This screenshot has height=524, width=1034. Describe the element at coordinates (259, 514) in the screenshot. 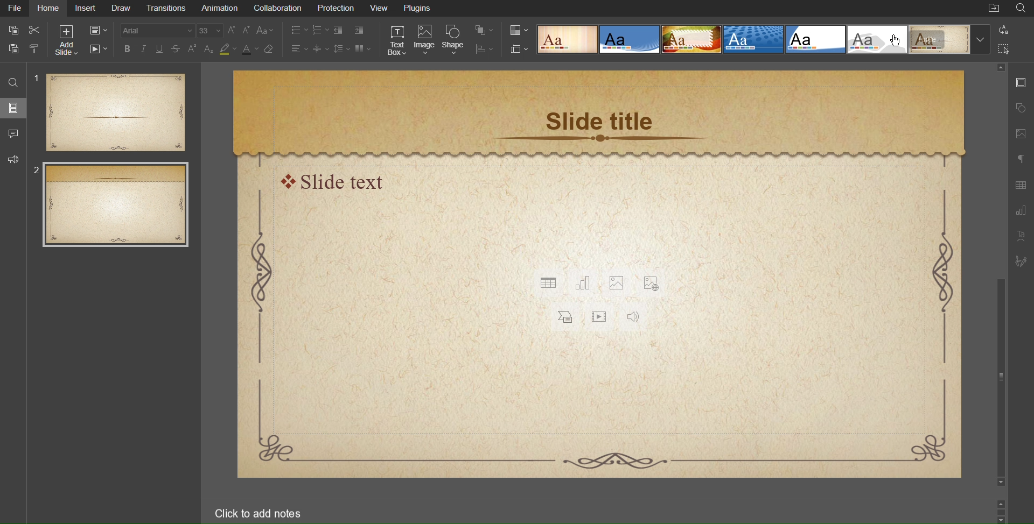

I see `Click to add notes` at that location.